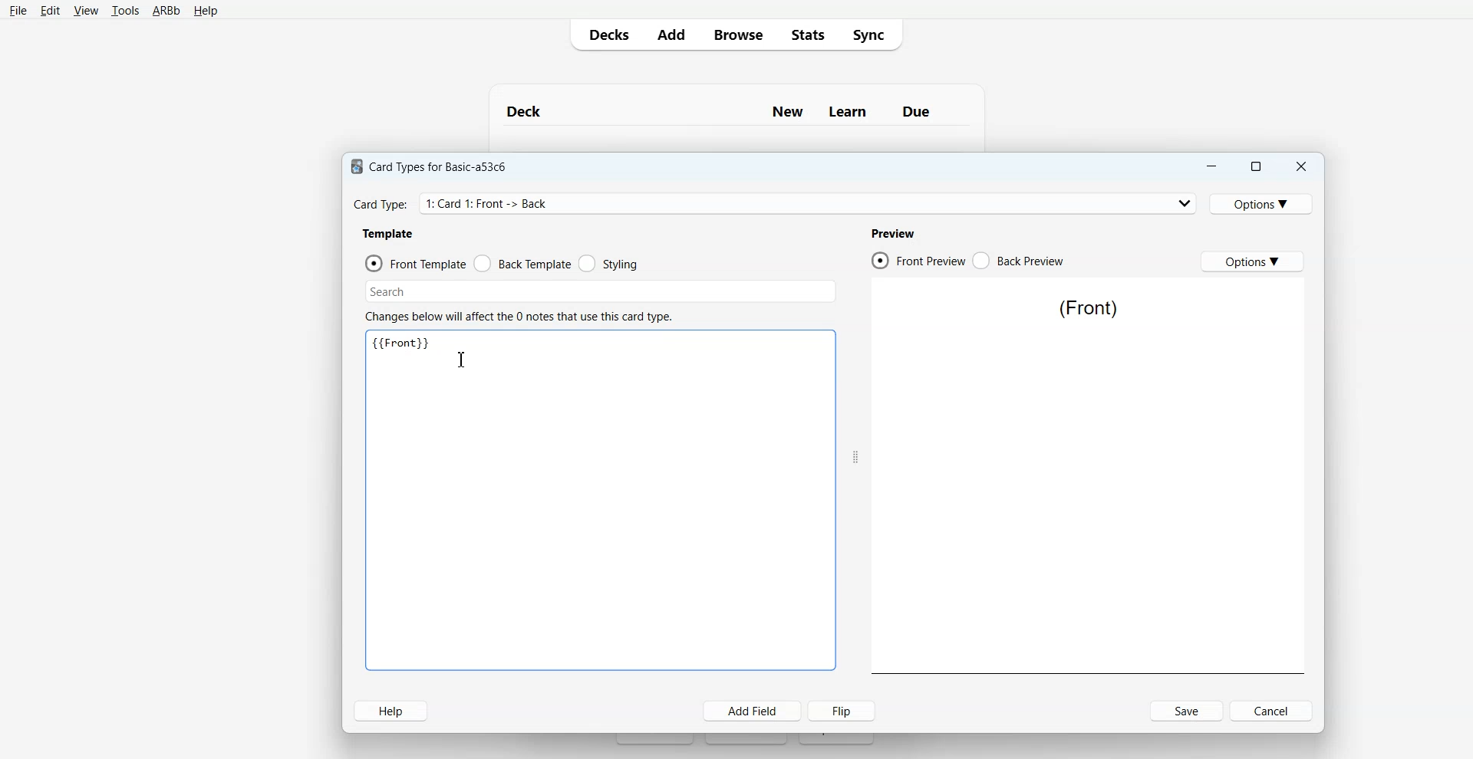 This screenshot has width=1473, height=759. I want to click on Decks, so click(605, 34).